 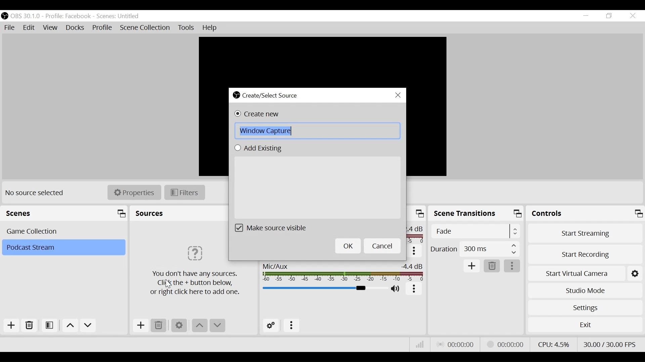 What do you see at coordinates (63, 232) in the screenshot?
I see `Scene` at bounding box center [63, 232].